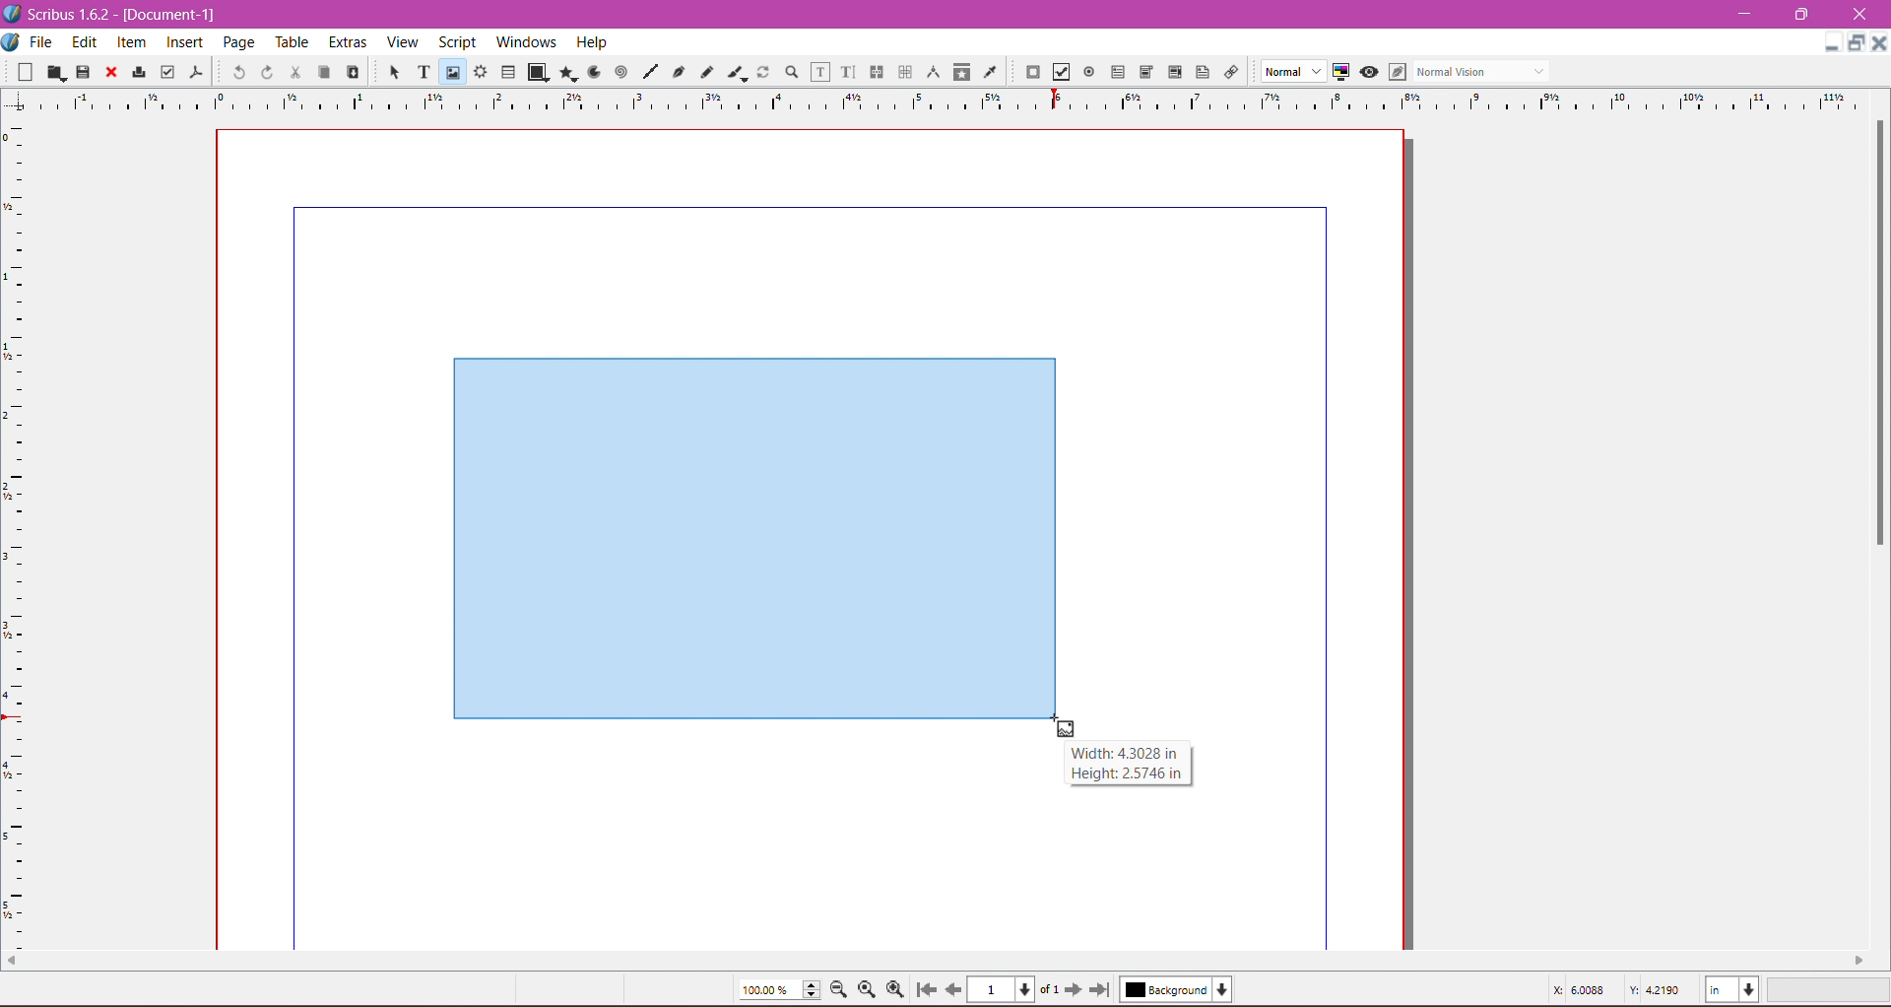  Describe the element at coordinates (294, 43) in the screenshot. I see `Table` at that location.